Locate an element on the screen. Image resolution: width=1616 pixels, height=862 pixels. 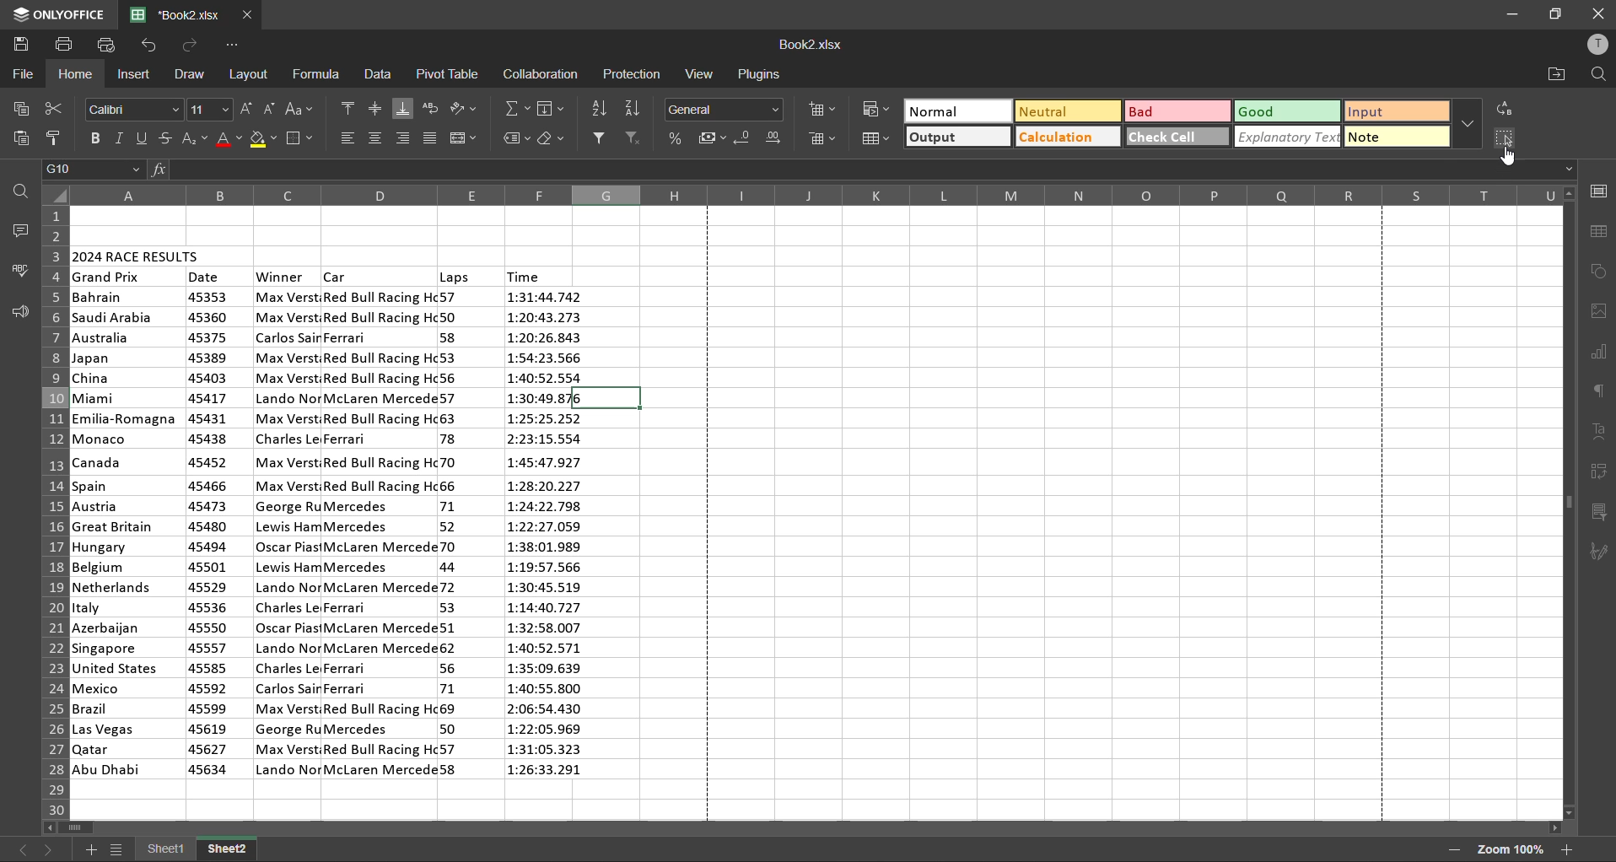
Time is located at coordinates (542, 338).